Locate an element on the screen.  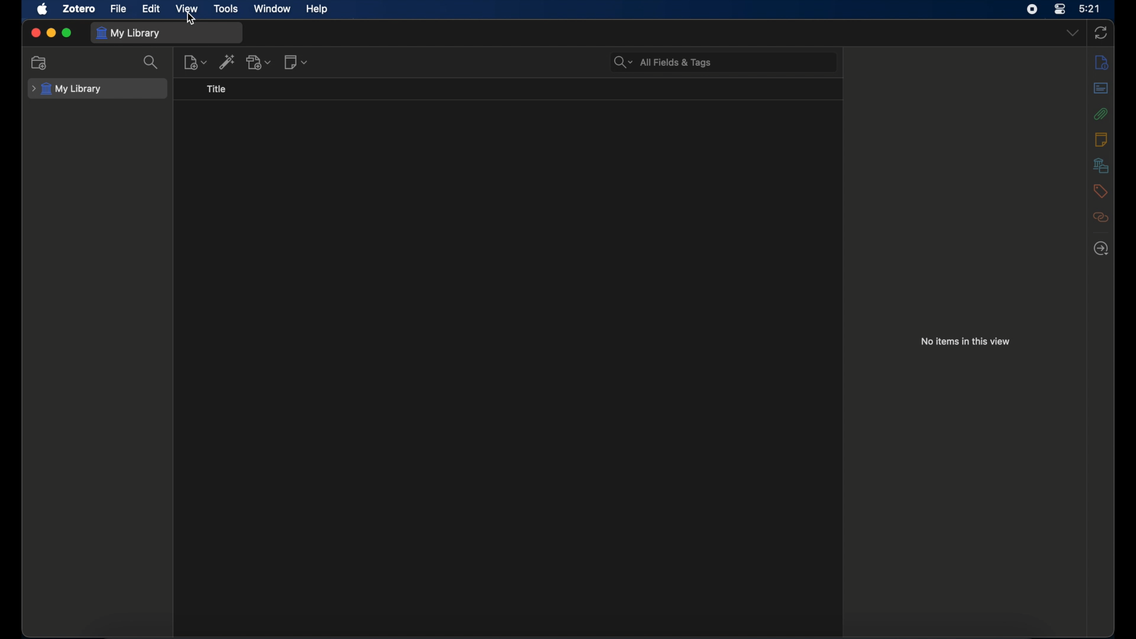
no items in this view is located at coordinates (966, 341).